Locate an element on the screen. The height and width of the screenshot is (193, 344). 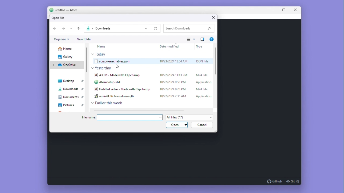
go forward is located at coordinates (63, 29).